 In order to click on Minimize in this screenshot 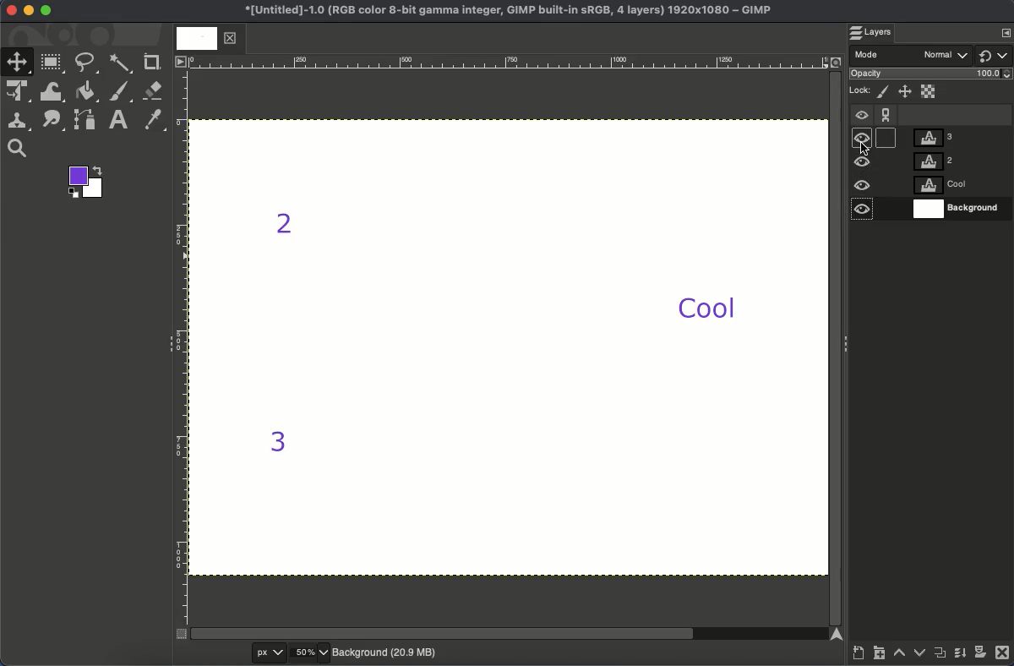, I will do `click(29, 10)`.